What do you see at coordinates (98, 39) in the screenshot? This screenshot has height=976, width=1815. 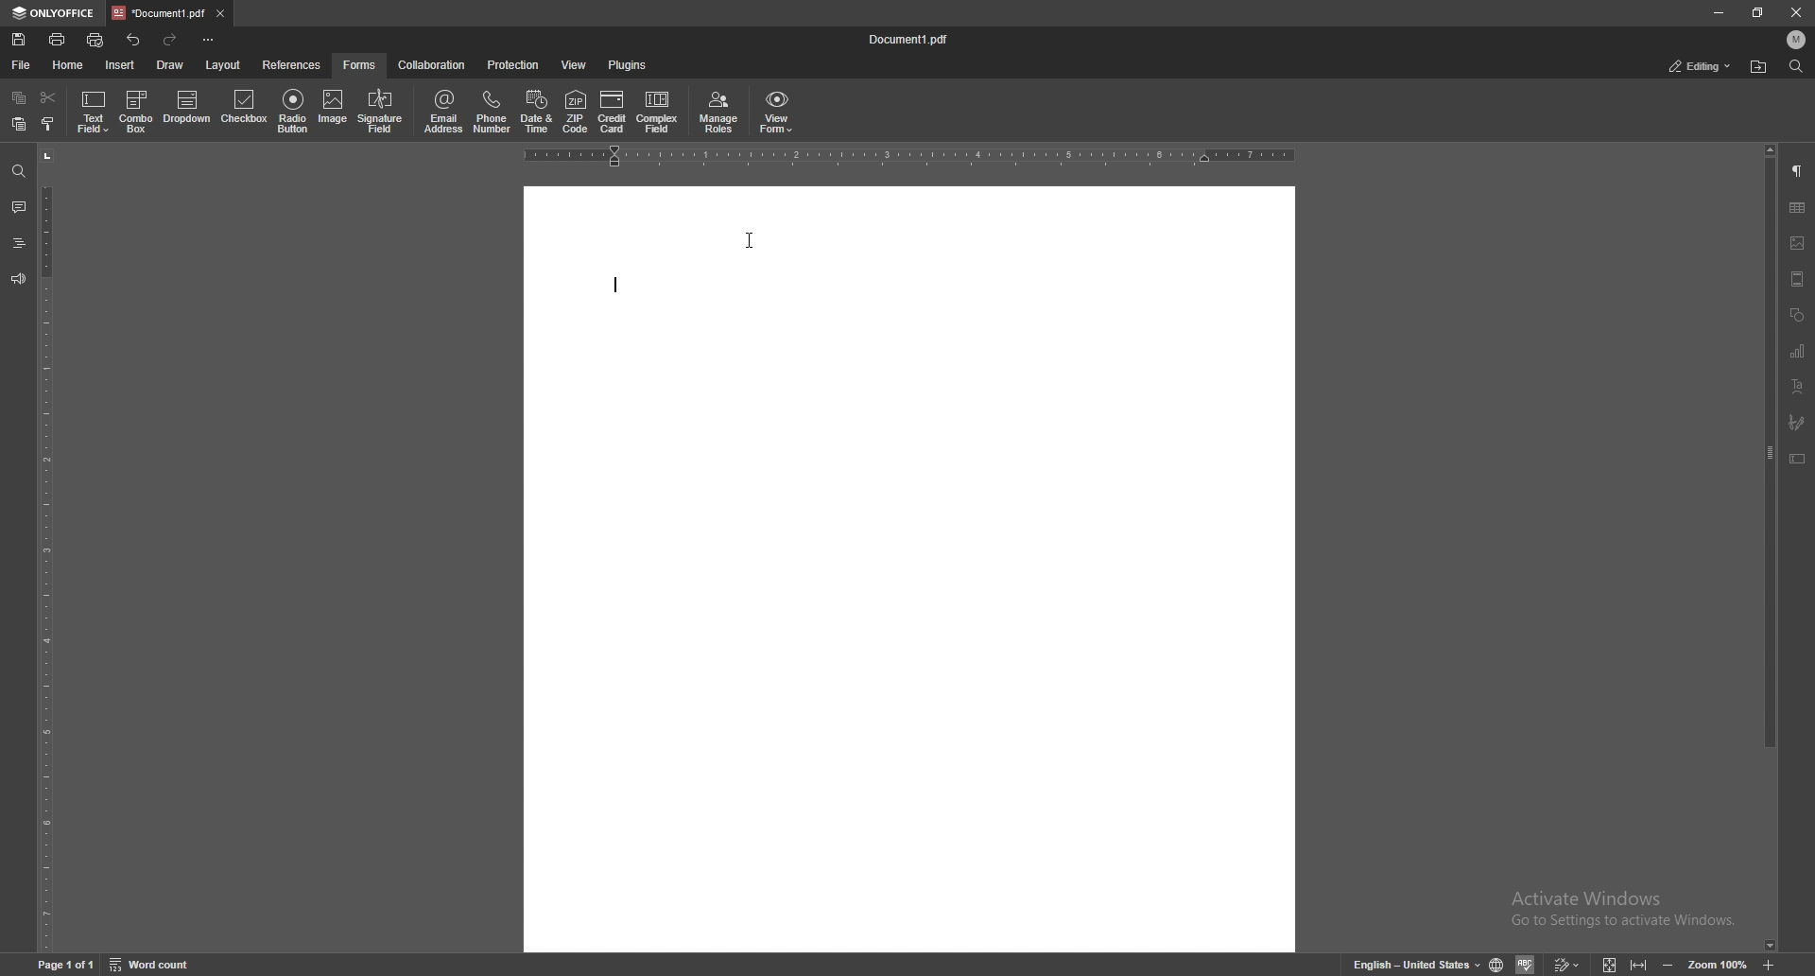 I see `quick print` at bounding box center [98, 39].